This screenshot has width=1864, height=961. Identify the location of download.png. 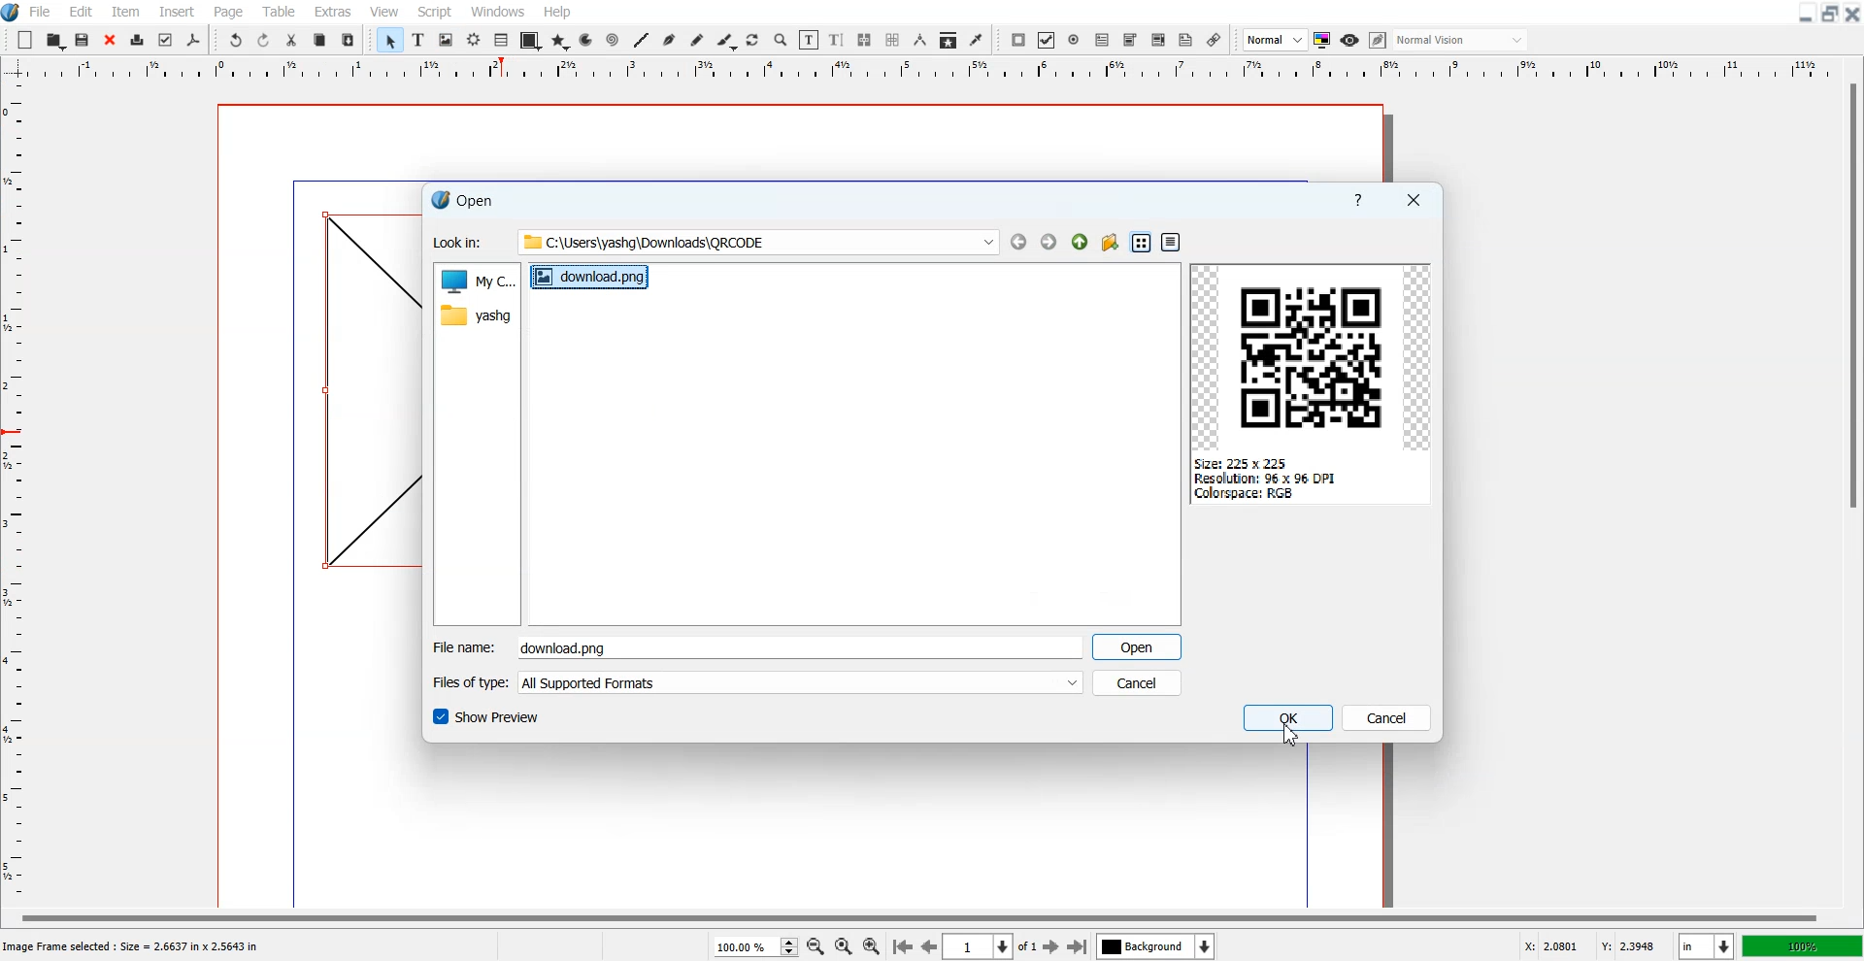
(588, 276).